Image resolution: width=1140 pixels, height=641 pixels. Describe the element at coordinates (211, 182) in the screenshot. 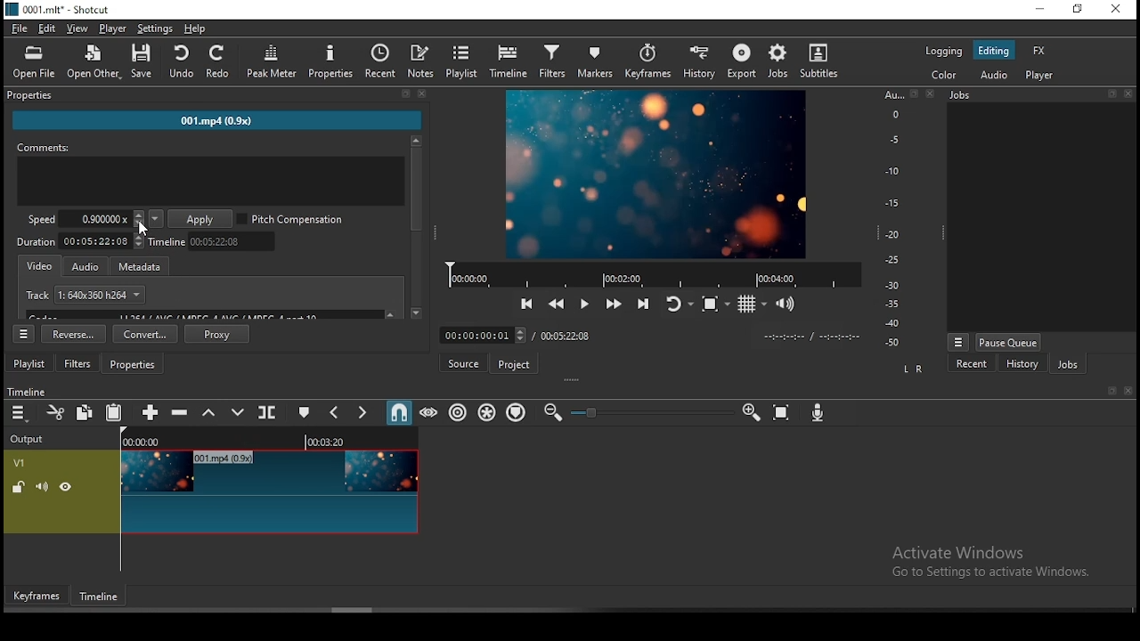

I see `comment box` at that location.